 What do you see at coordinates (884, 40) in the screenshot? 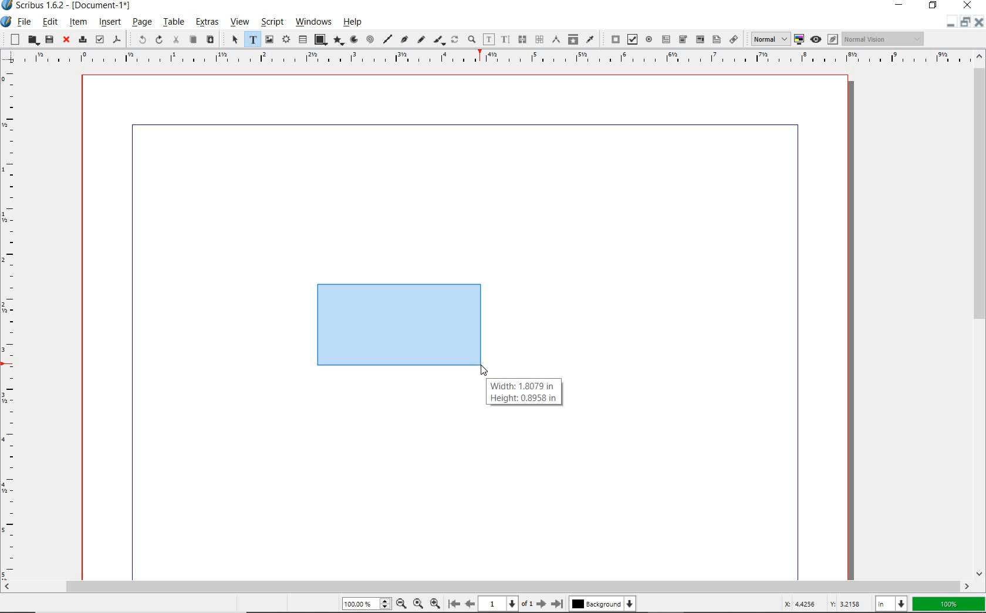
I see `Normal Vision` at bounding box center [884, 40].